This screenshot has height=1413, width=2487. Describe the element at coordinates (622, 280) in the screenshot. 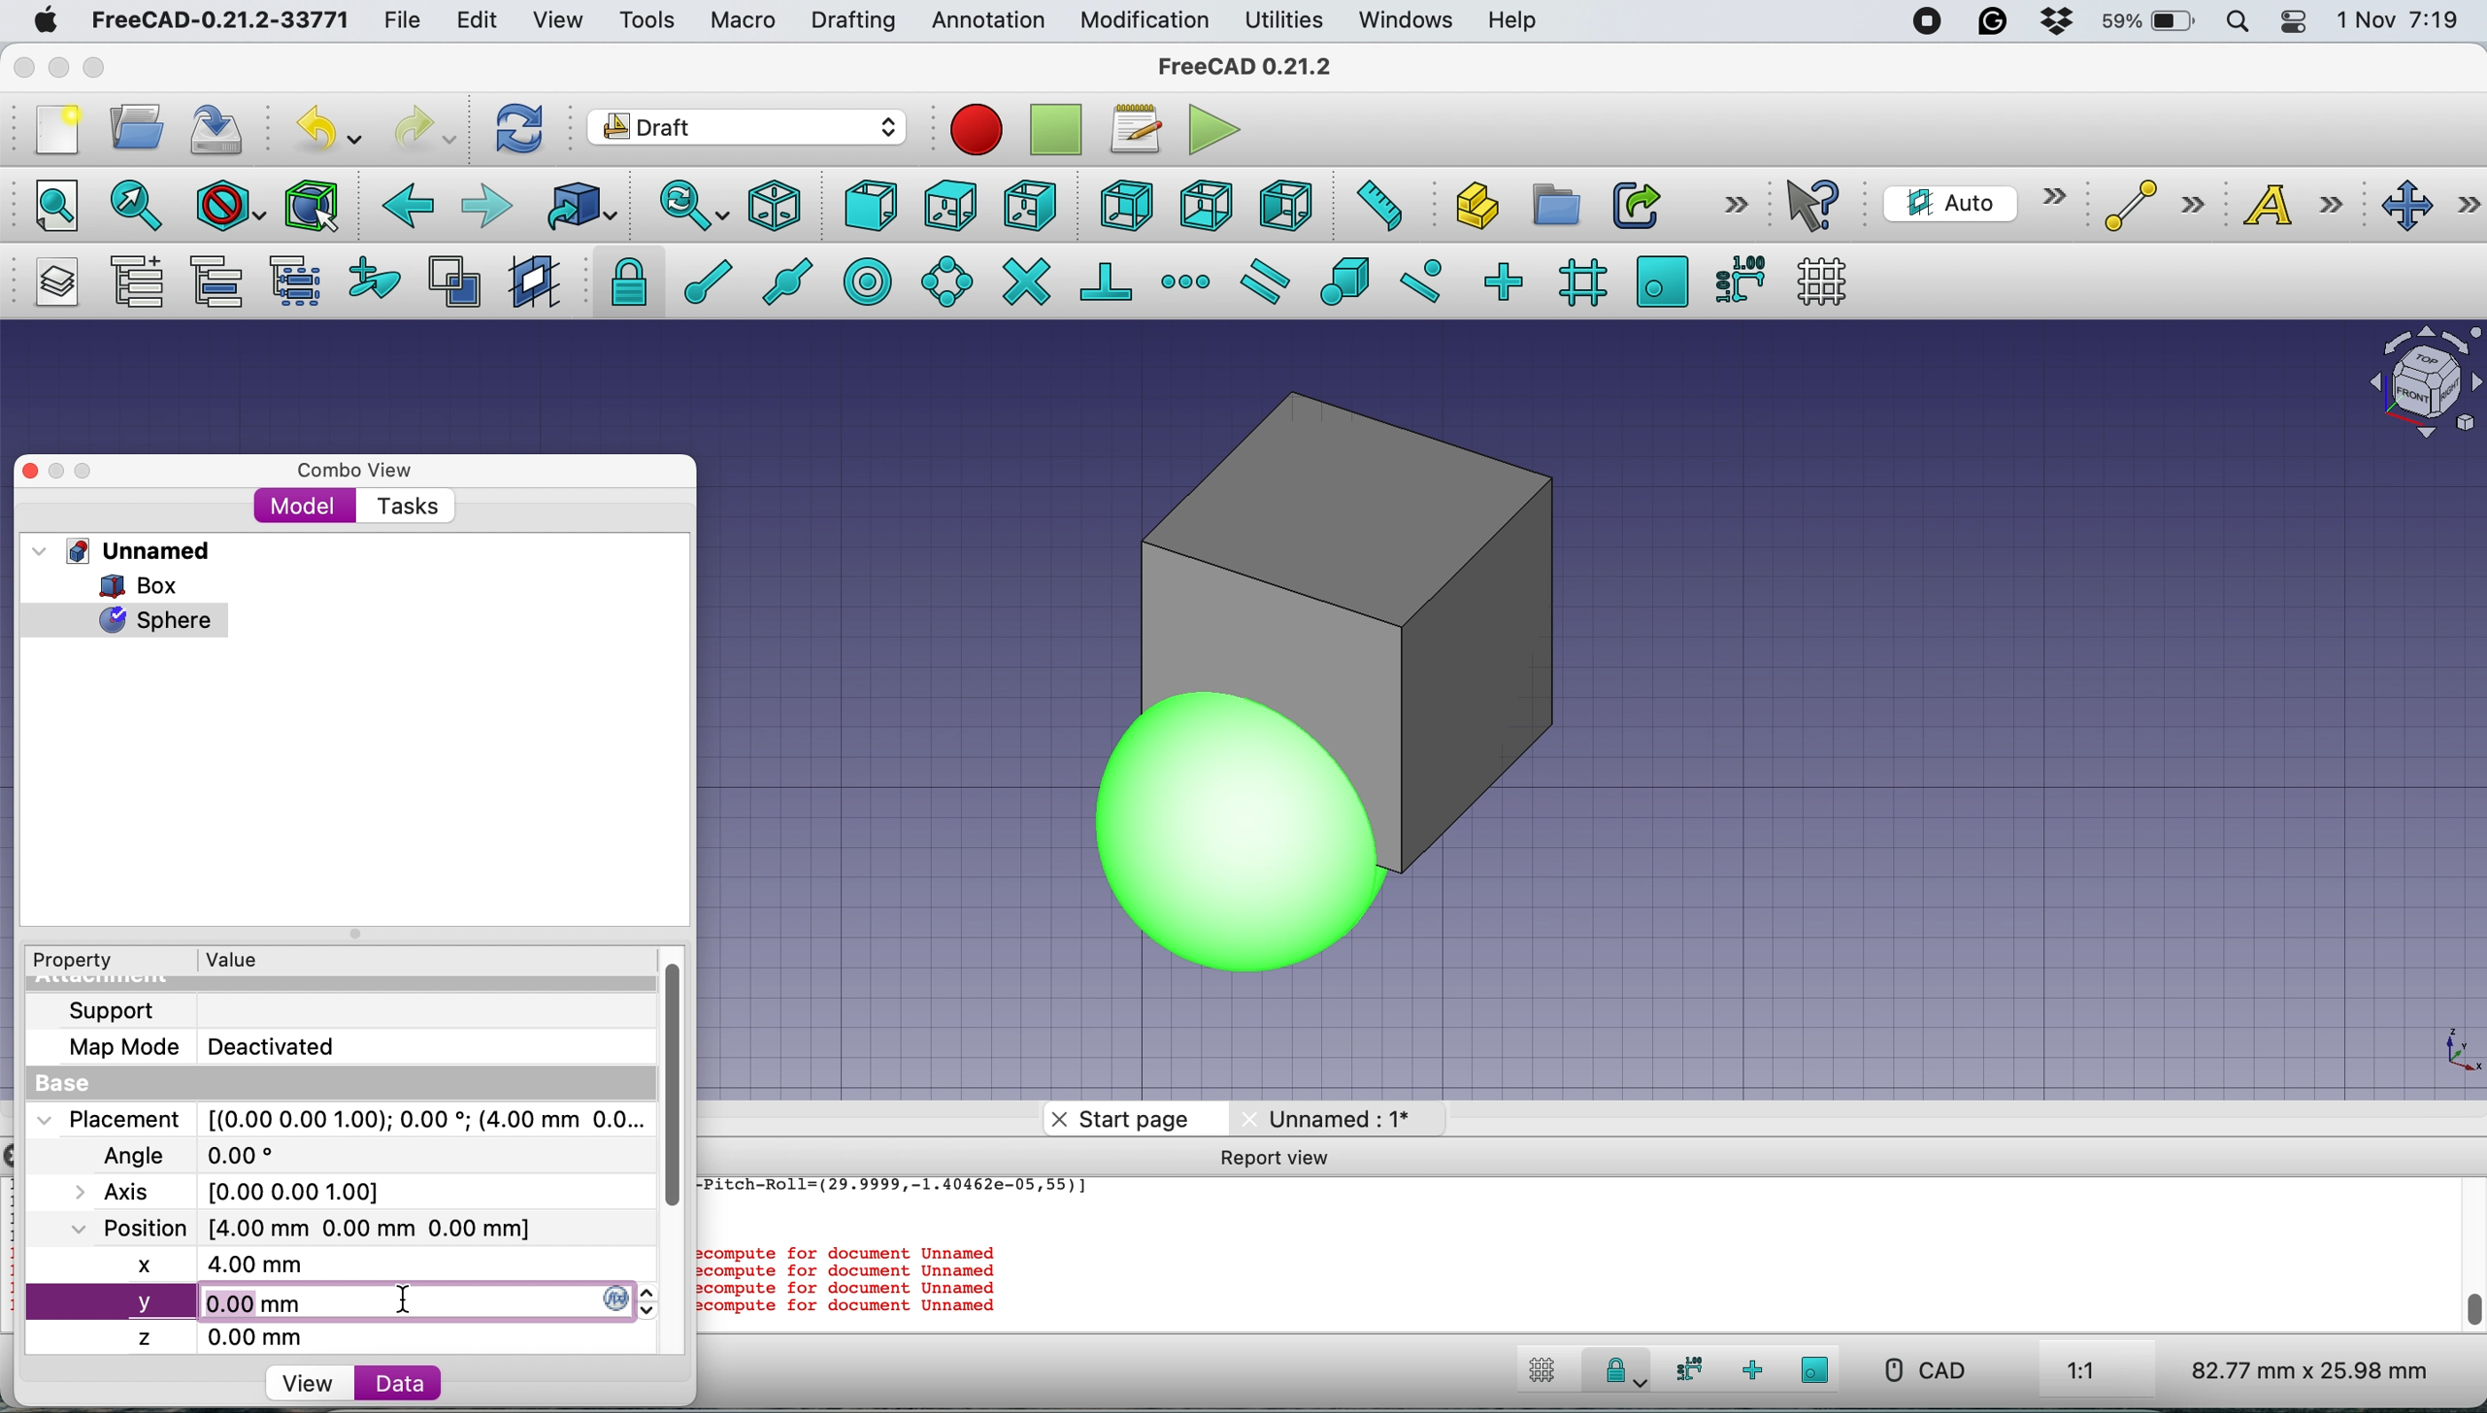

I see `snap lock` at that location.